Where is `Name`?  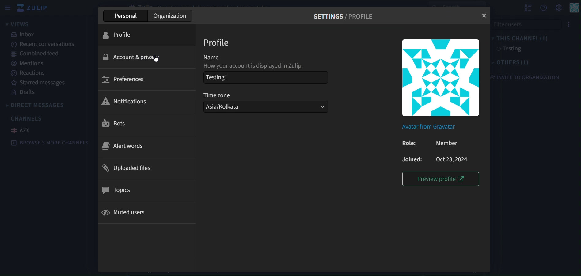 Name is located at coordinates (212, 57).